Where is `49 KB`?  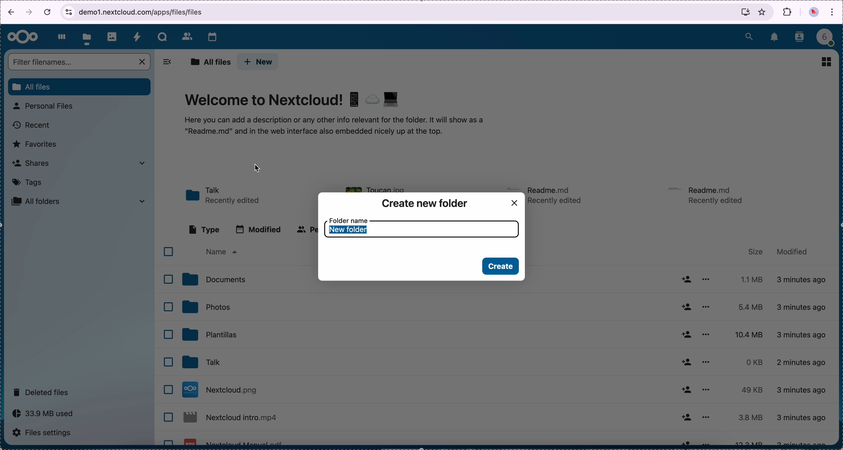 49 KB is located at coordinates (752, 390).